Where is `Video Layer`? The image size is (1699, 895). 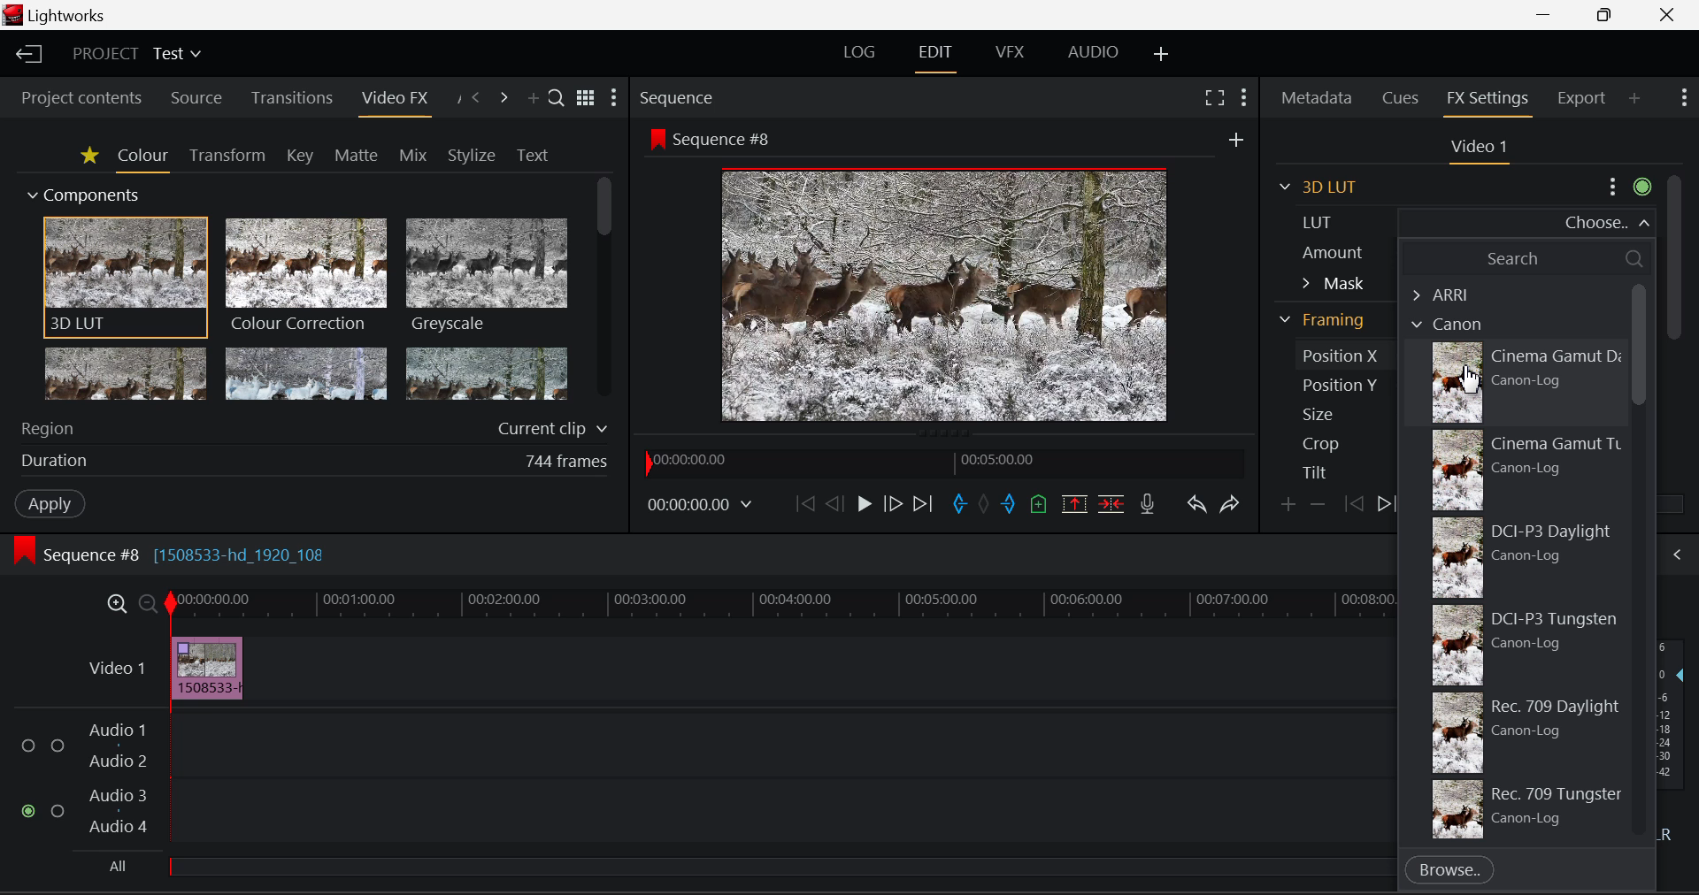
Video Layer is located at coordinates (116, 668).